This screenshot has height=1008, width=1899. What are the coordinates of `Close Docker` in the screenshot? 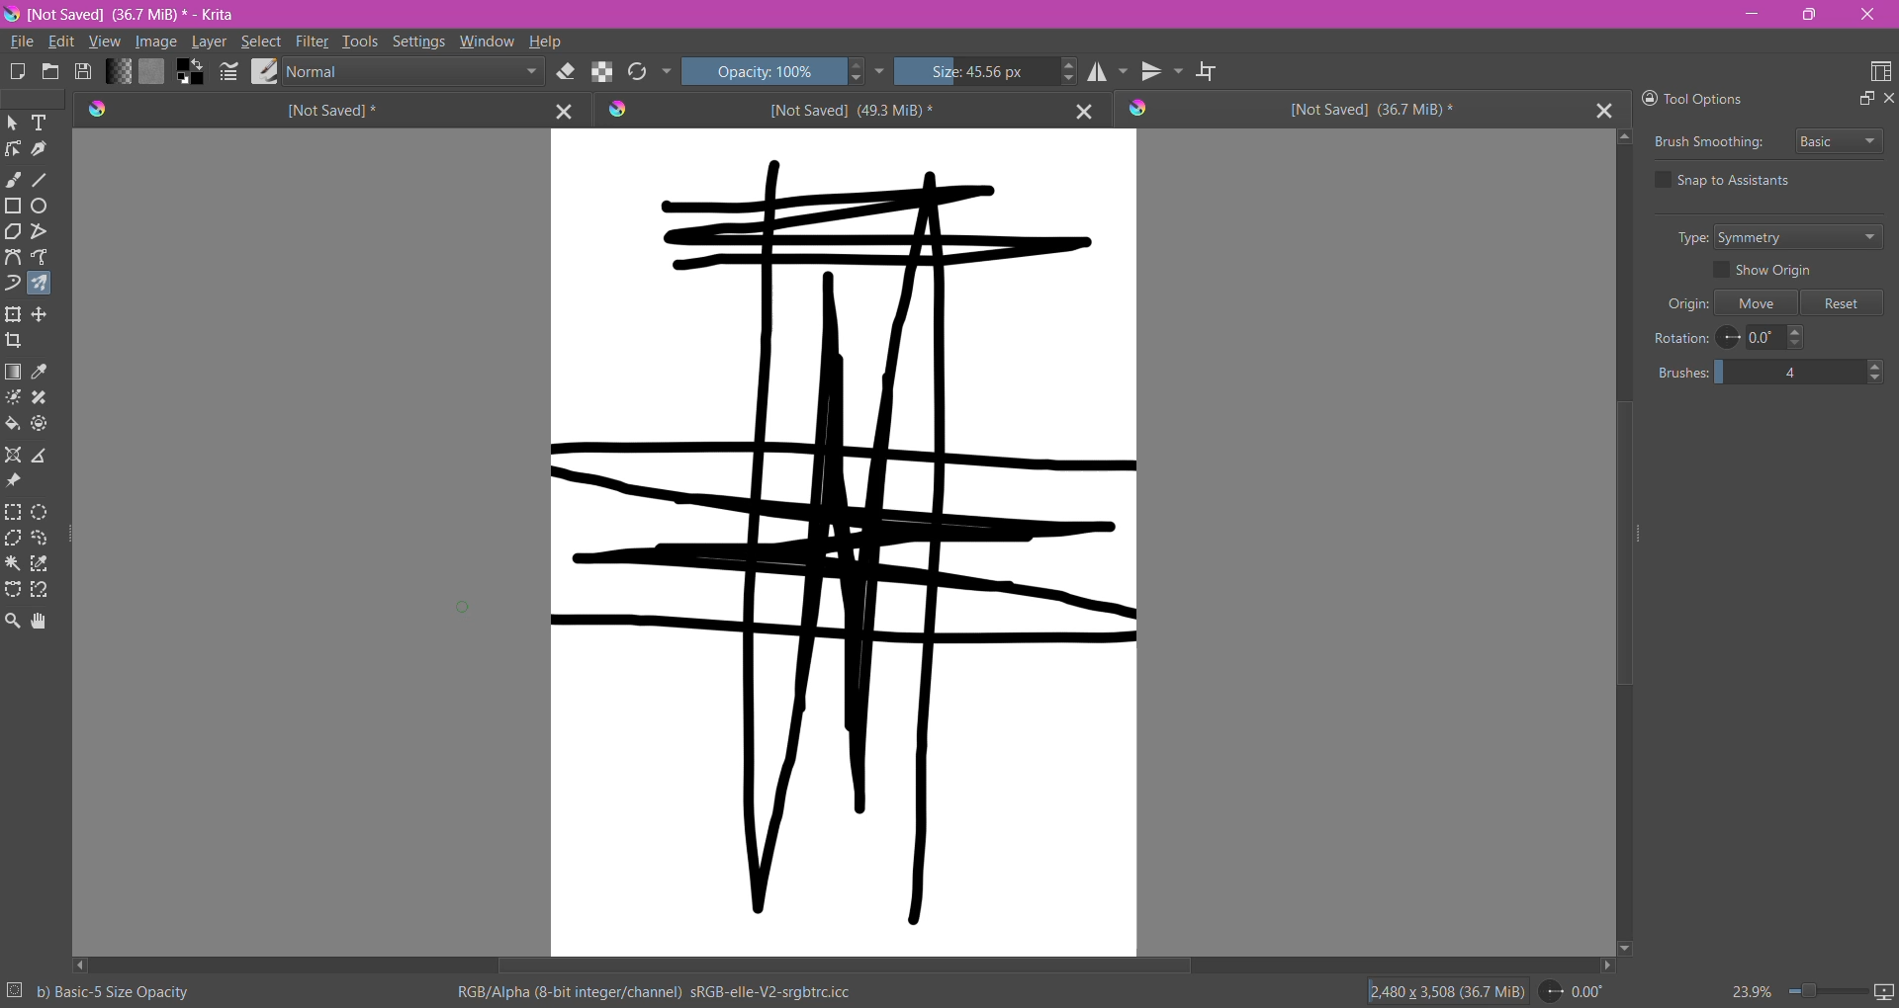 It's located at (1887, 100).